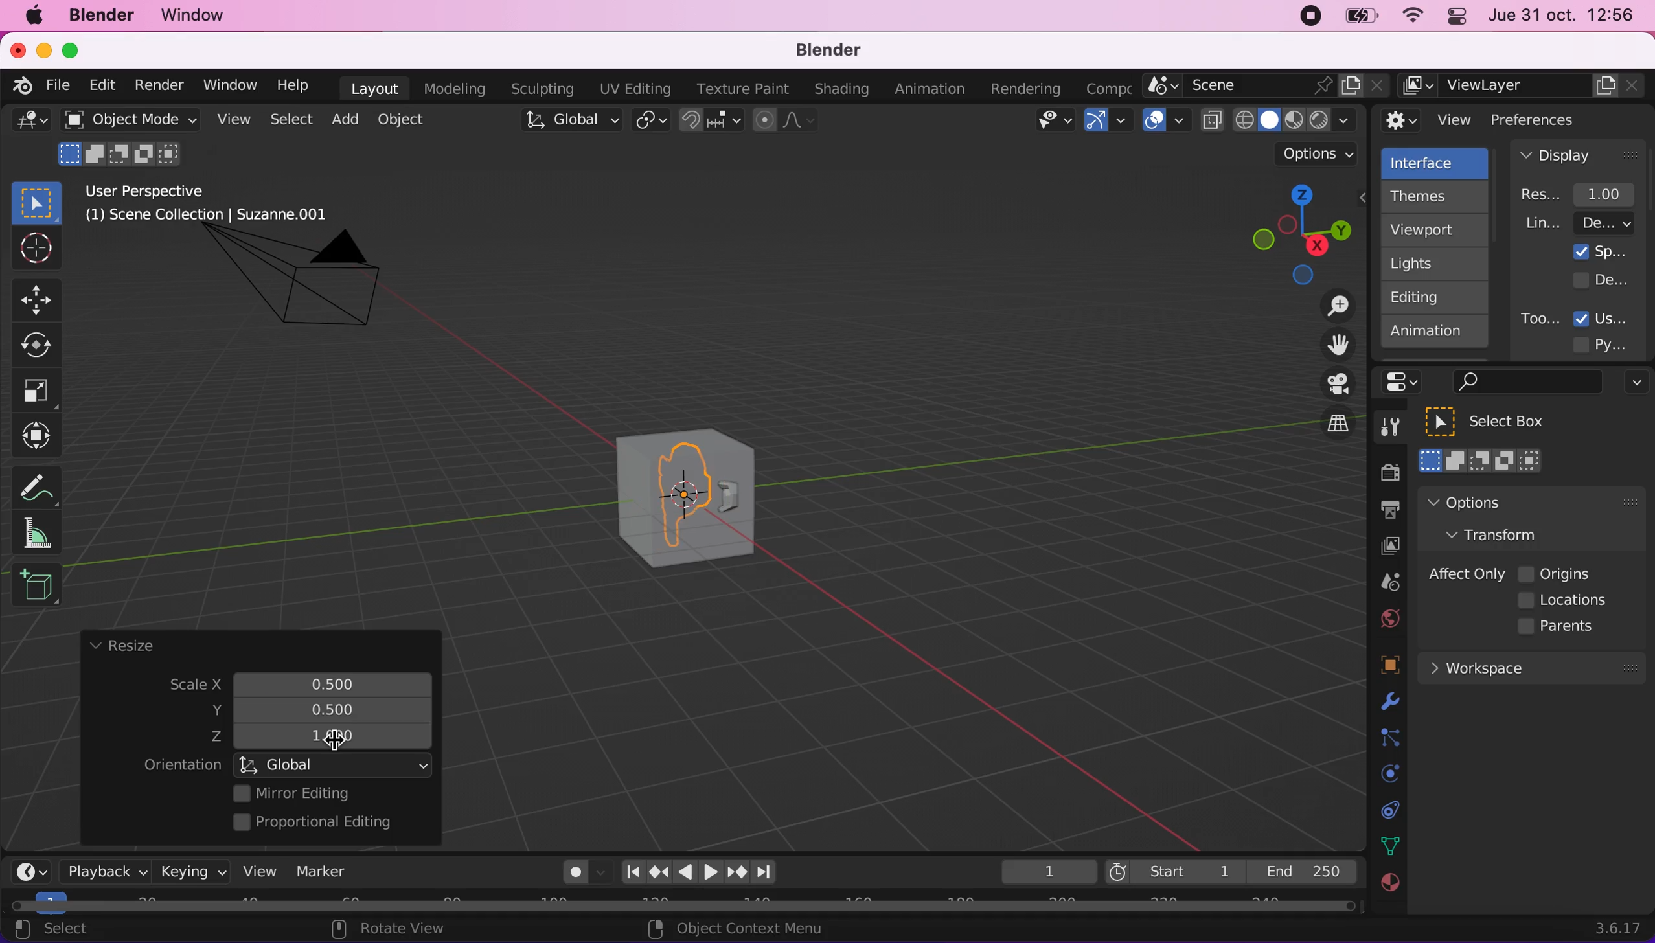  I want to click on z, so click(319, 736).